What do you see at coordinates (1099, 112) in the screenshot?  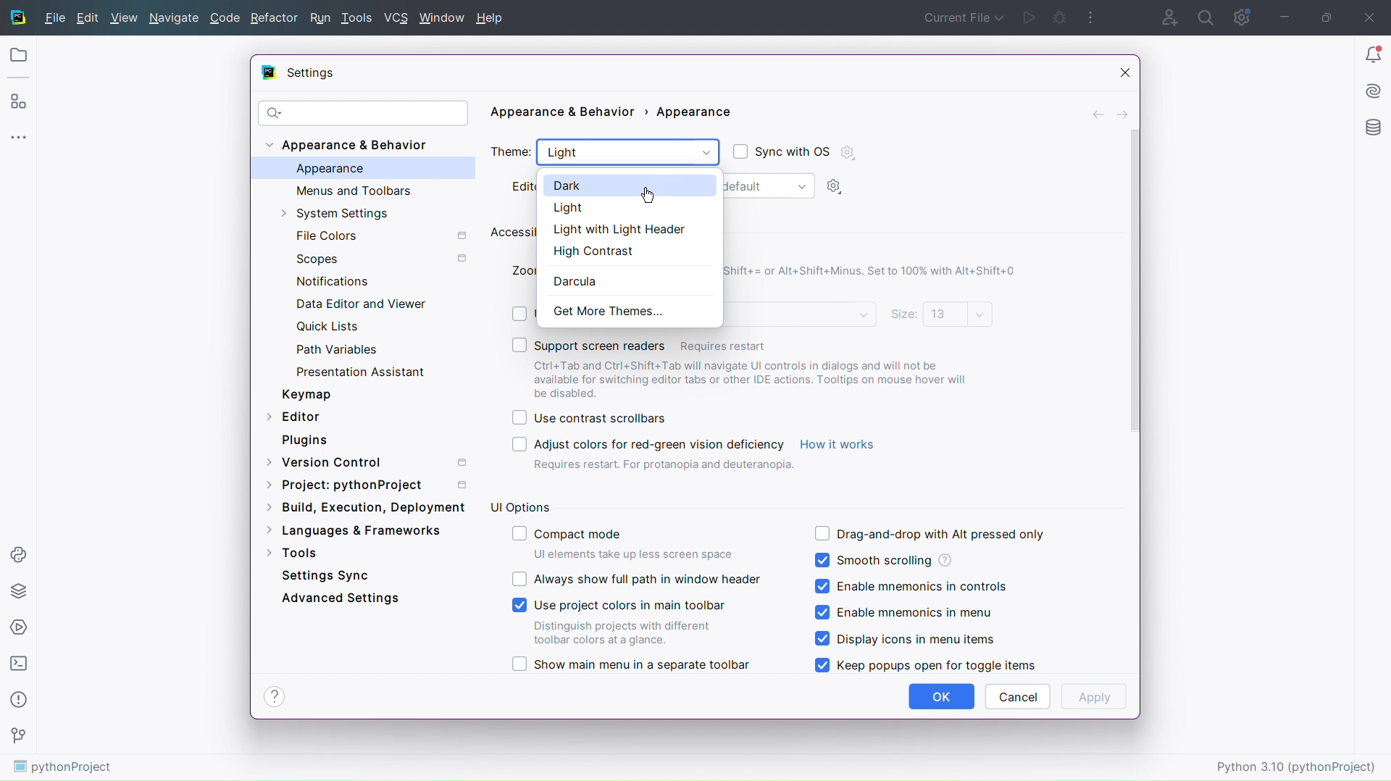 I see `Back` at bounding box center [1099, 112].